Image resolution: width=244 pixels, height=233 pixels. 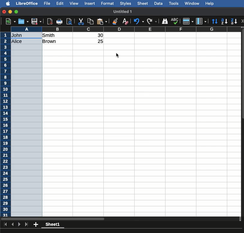 What do you see at coordinates (153, 20) in the screenshot?
I see `Redo` at bounding box center [153, 20].